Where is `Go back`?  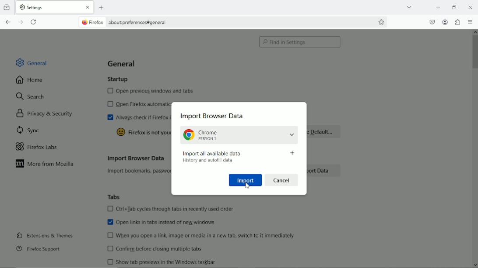 Go back is located at coordinates (7, 22).